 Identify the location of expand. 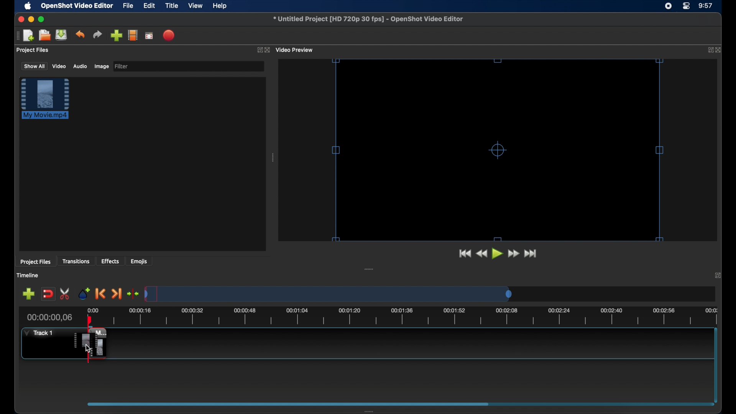
(708, 50).